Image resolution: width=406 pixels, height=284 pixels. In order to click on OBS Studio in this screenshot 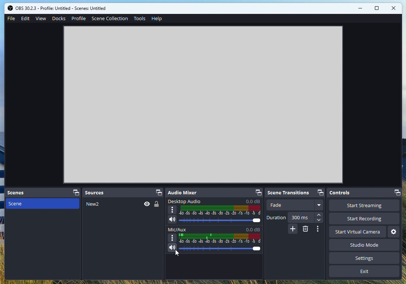, I will do `click(59, 8)`.